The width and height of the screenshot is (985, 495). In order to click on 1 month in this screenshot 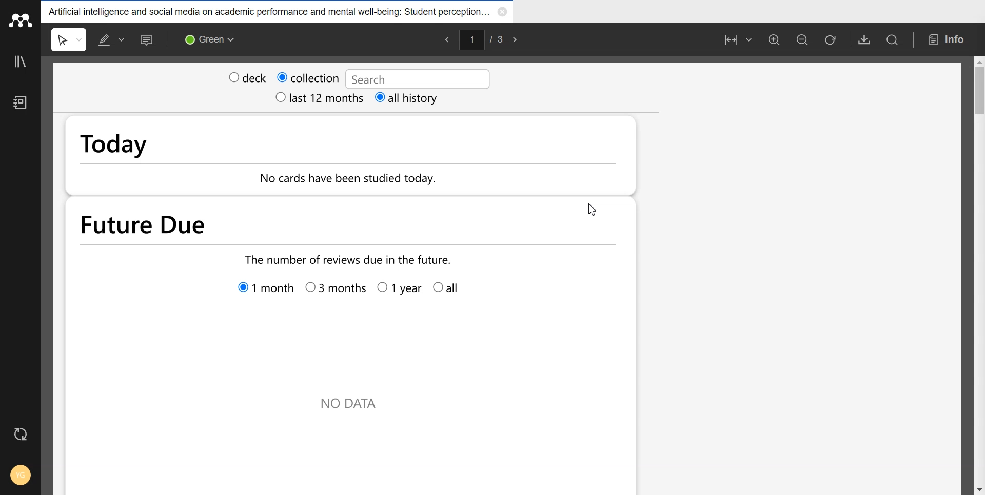, I will do `click(265, 290)`.